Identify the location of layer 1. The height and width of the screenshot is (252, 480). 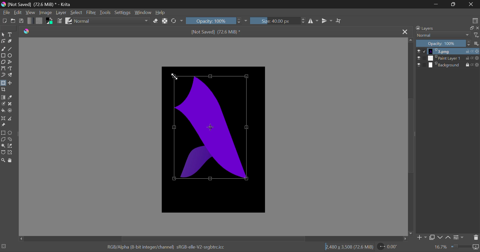
(445, 51).